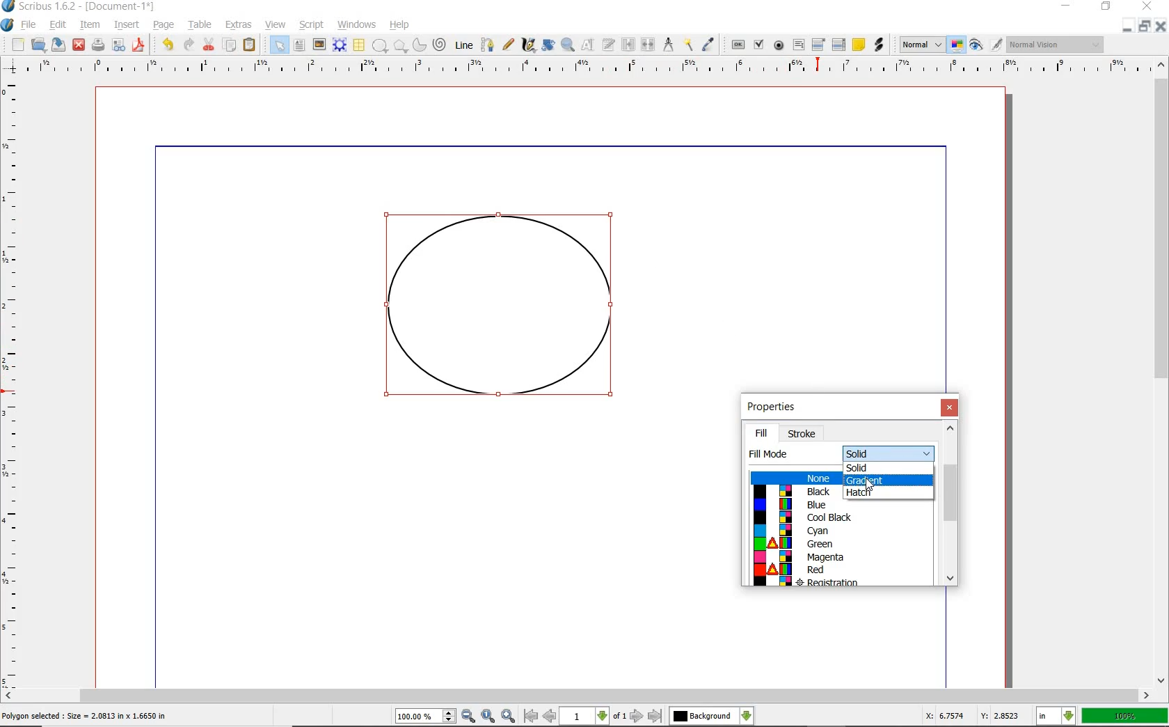 The height and width of the screenshot is (727, 1169). Describe the element at coordinates (858, 44) in the screenshot. I see `TEXT ANNOATATION` at that location.